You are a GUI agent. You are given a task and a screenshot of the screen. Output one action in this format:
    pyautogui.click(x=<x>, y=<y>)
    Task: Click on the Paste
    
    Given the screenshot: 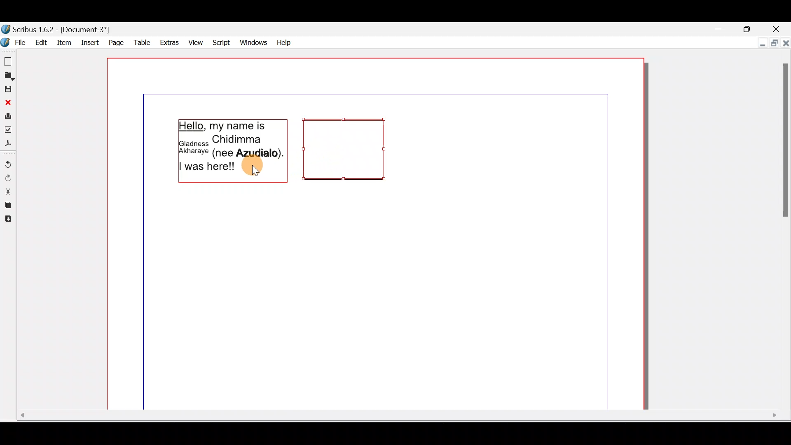 What is the action you would take?
    pyautogui.click(x=8, y=221)
    